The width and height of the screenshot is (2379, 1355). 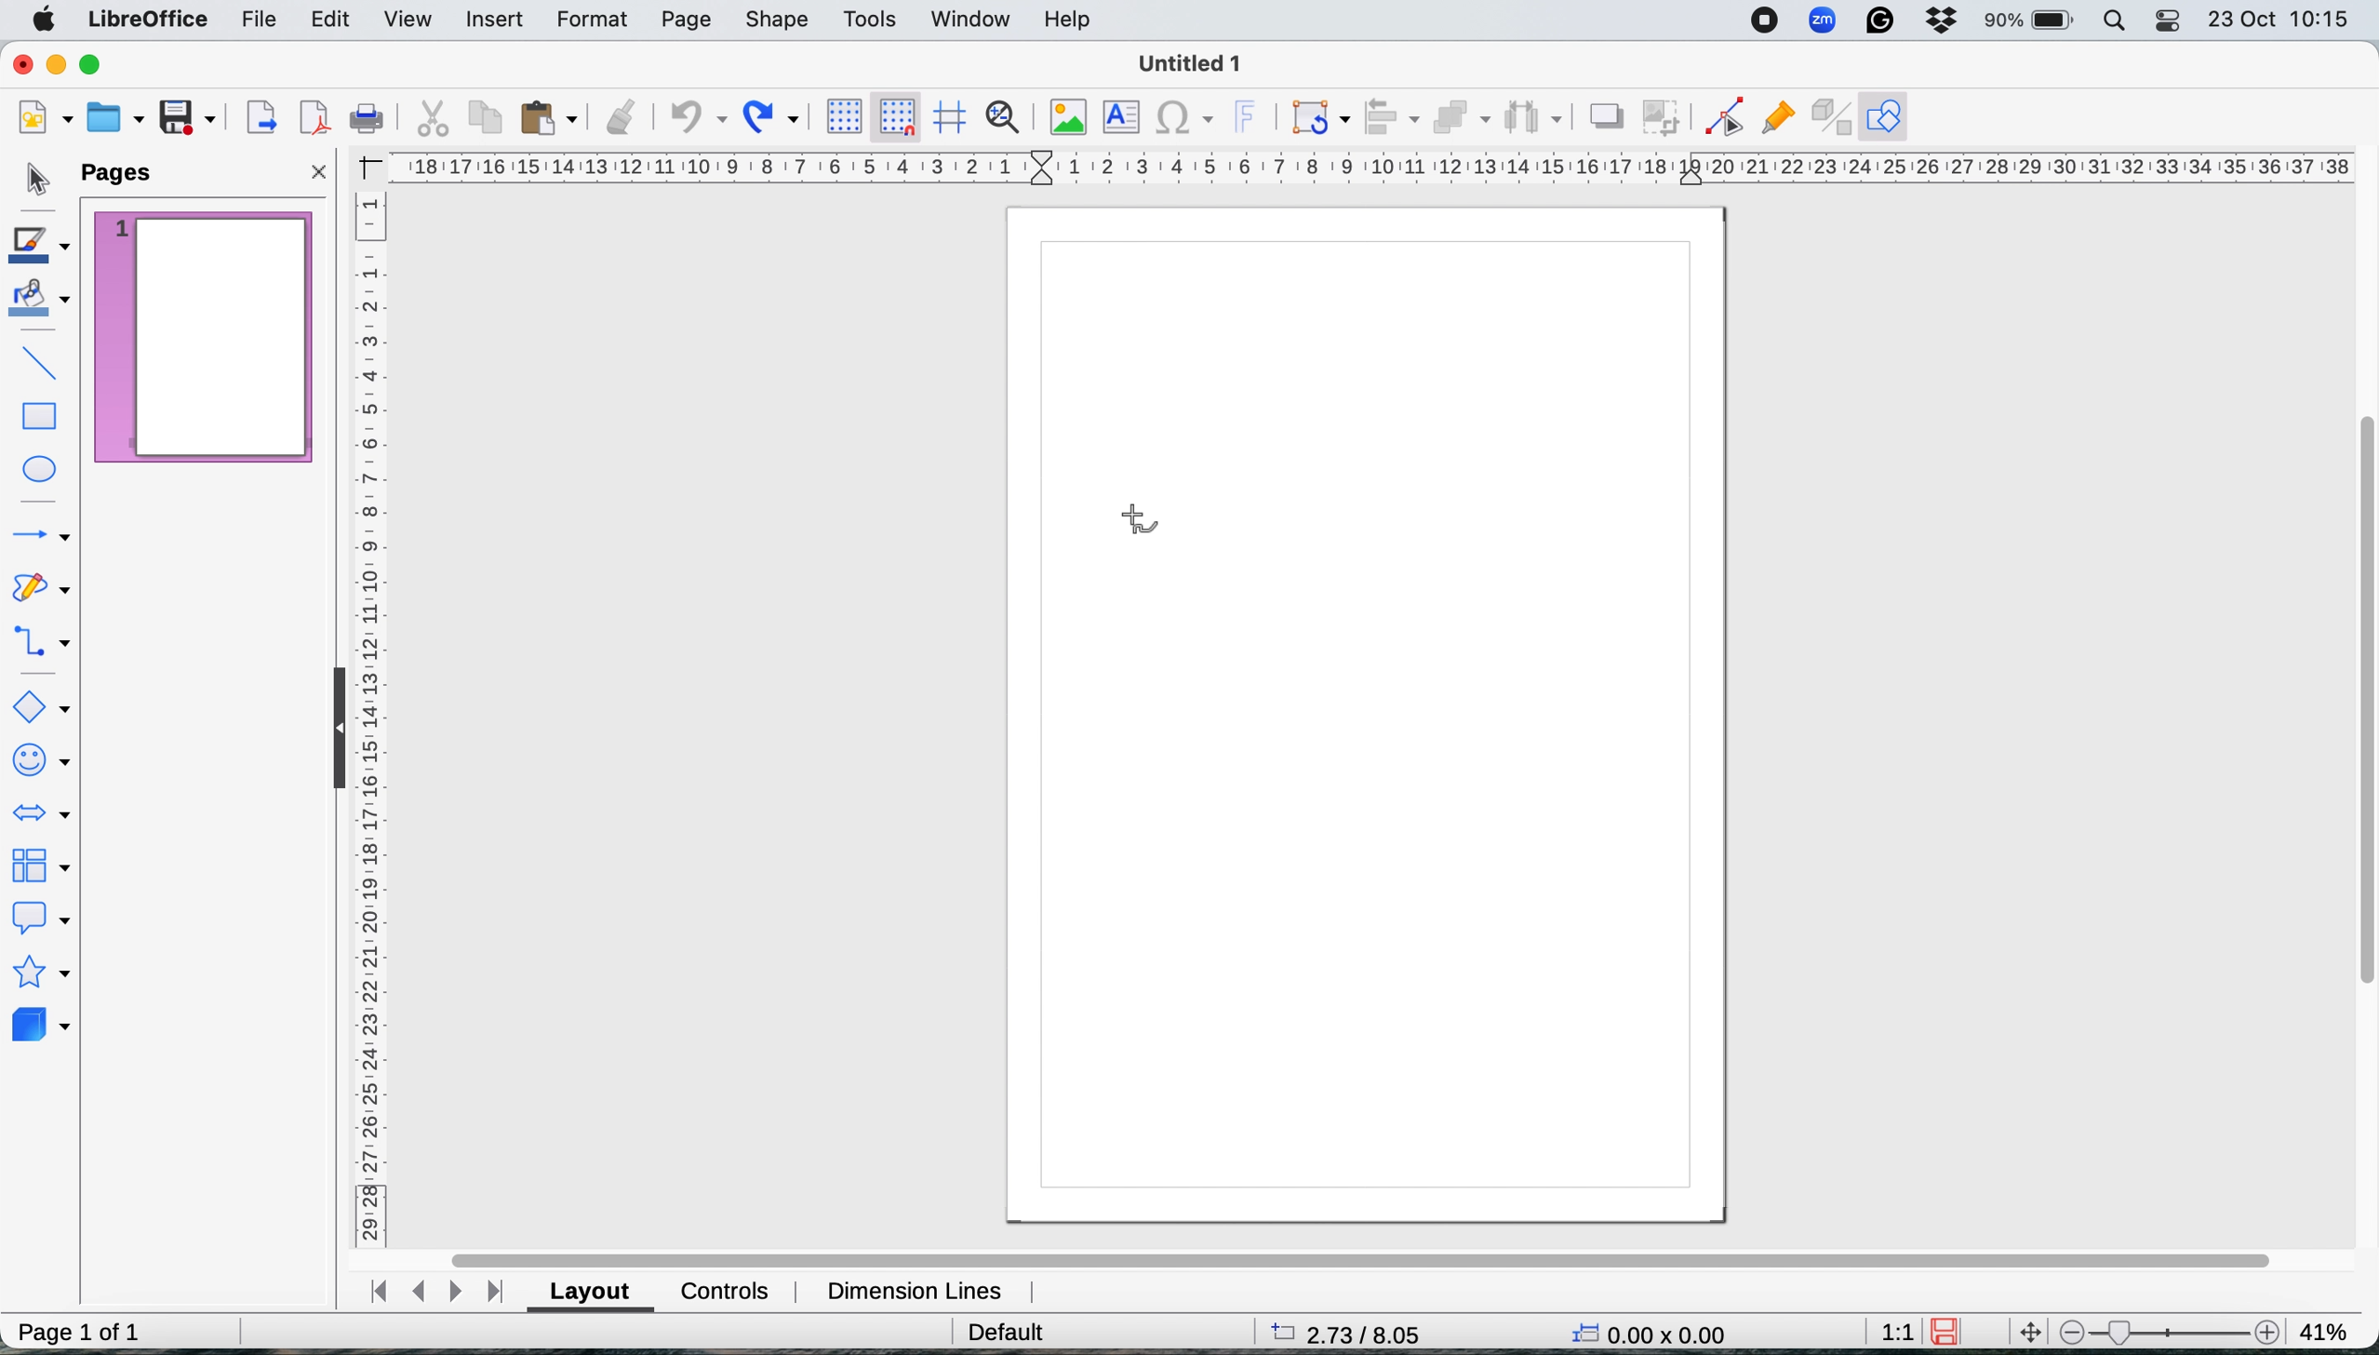 What do you see at coordinates (2170, 26) in the screenshot?
I see `control center` at bounding box center [2170, 26].